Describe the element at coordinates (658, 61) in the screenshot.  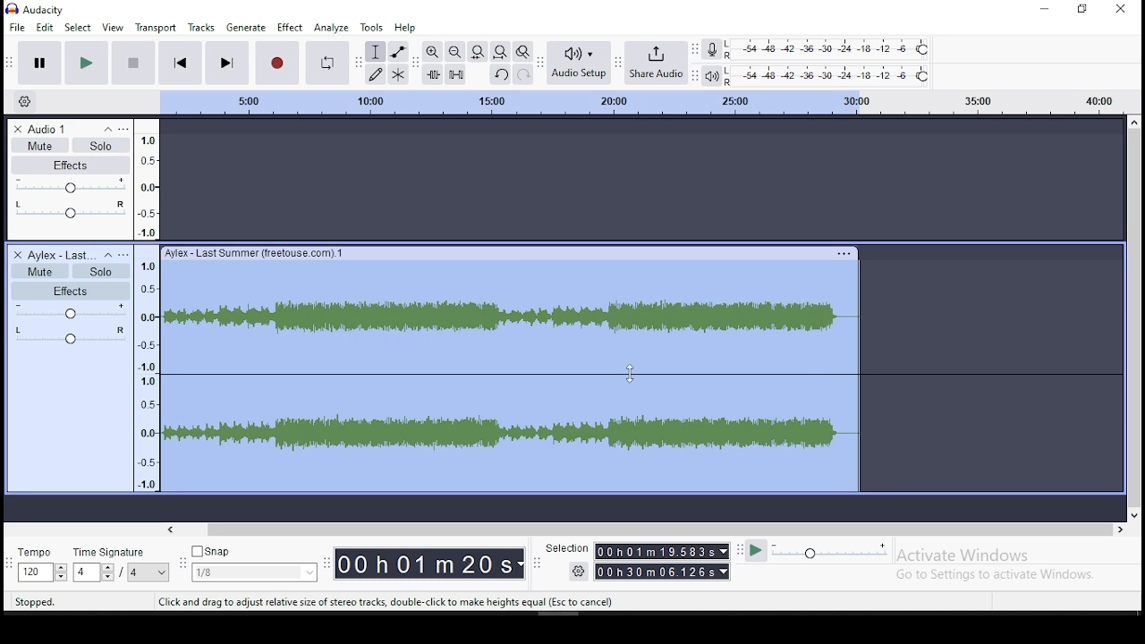
I see `share audio` at that location.